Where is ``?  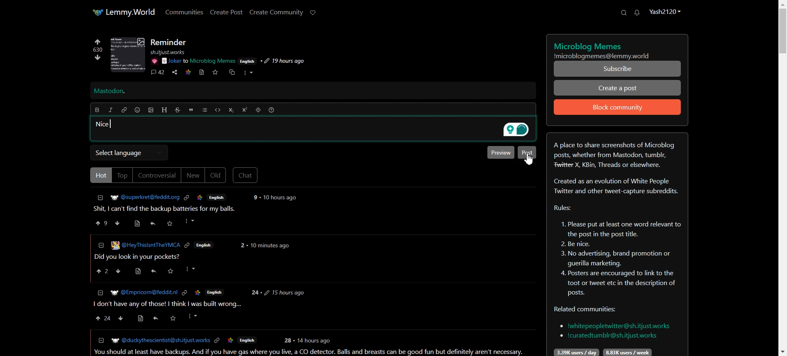  is located at coordinates (197, 292).